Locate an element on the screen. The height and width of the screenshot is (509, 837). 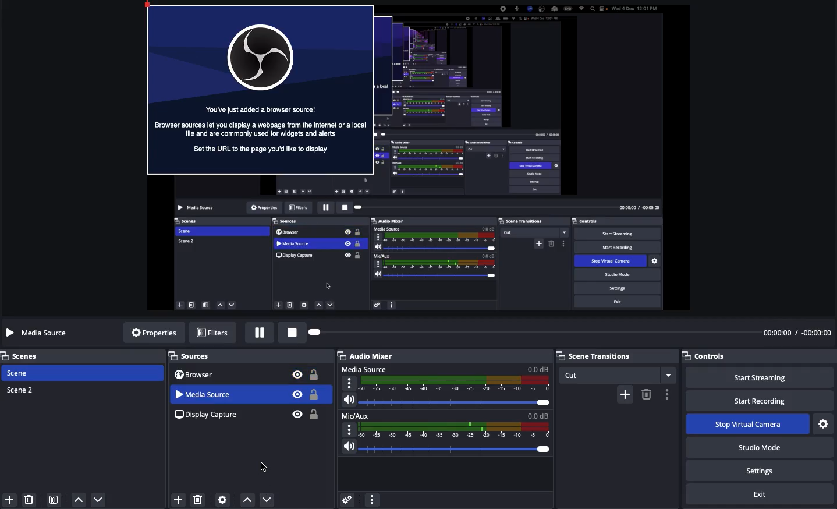
Stop virtual camera is located at coordinates (746, 425).